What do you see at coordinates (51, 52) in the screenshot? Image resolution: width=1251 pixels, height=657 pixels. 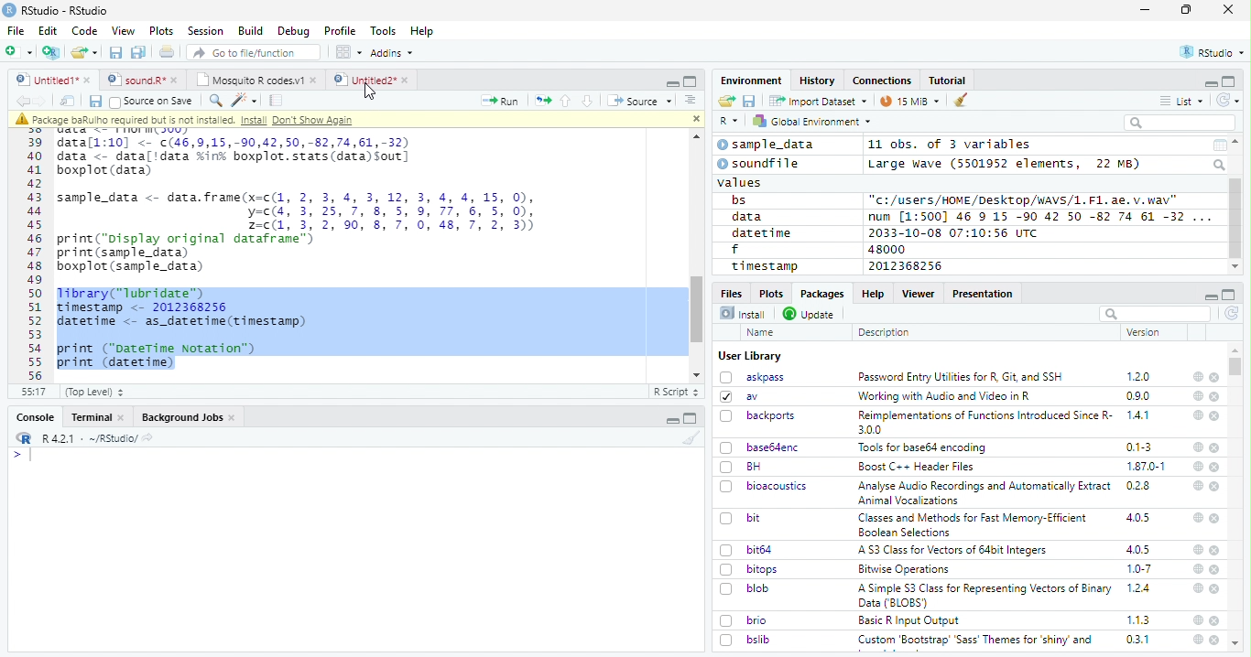 I see `Create a project` at bounding box center [51, 52].